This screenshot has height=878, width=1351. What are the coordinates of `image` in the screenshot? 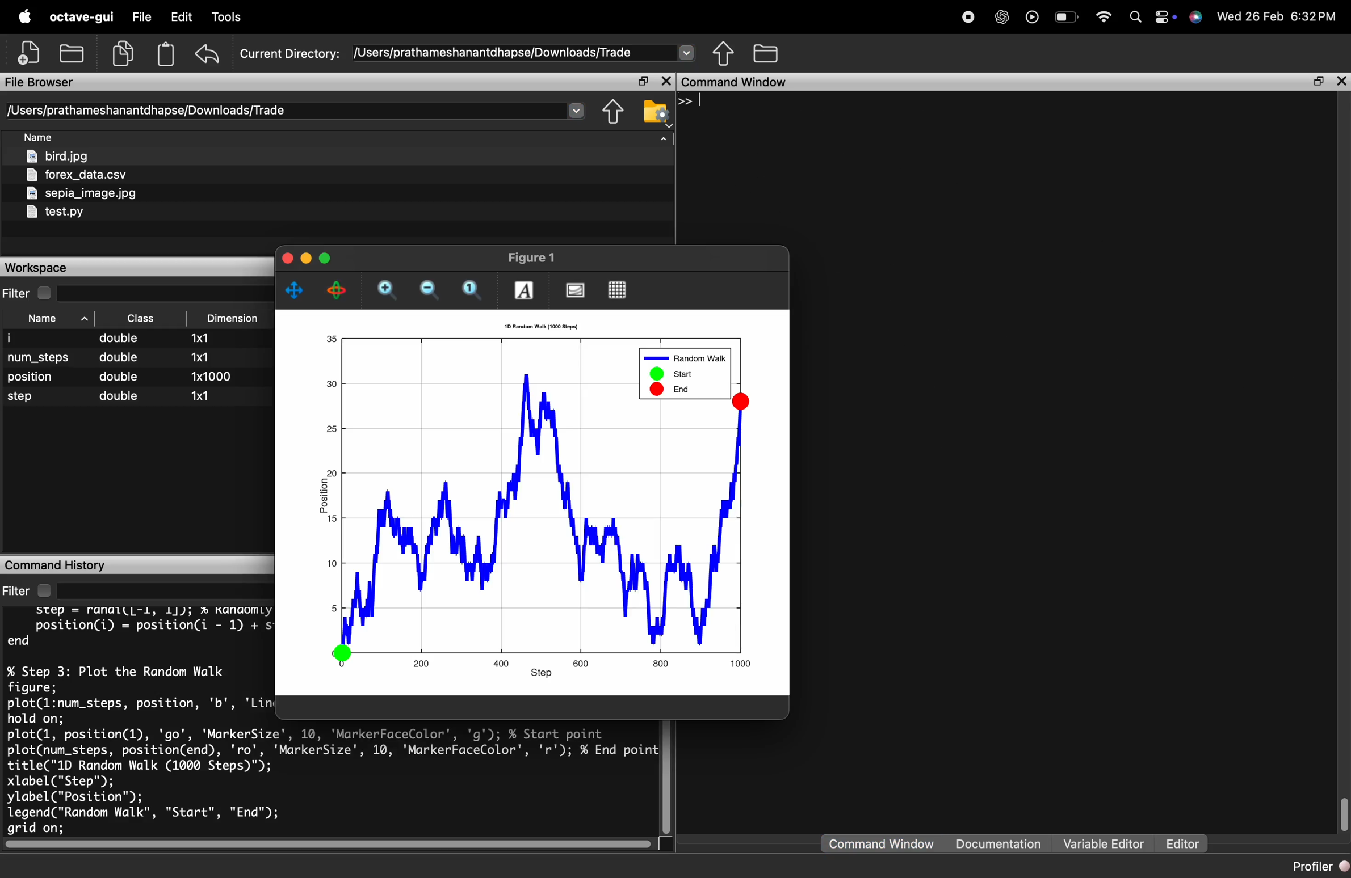 It's located at (575, 291).